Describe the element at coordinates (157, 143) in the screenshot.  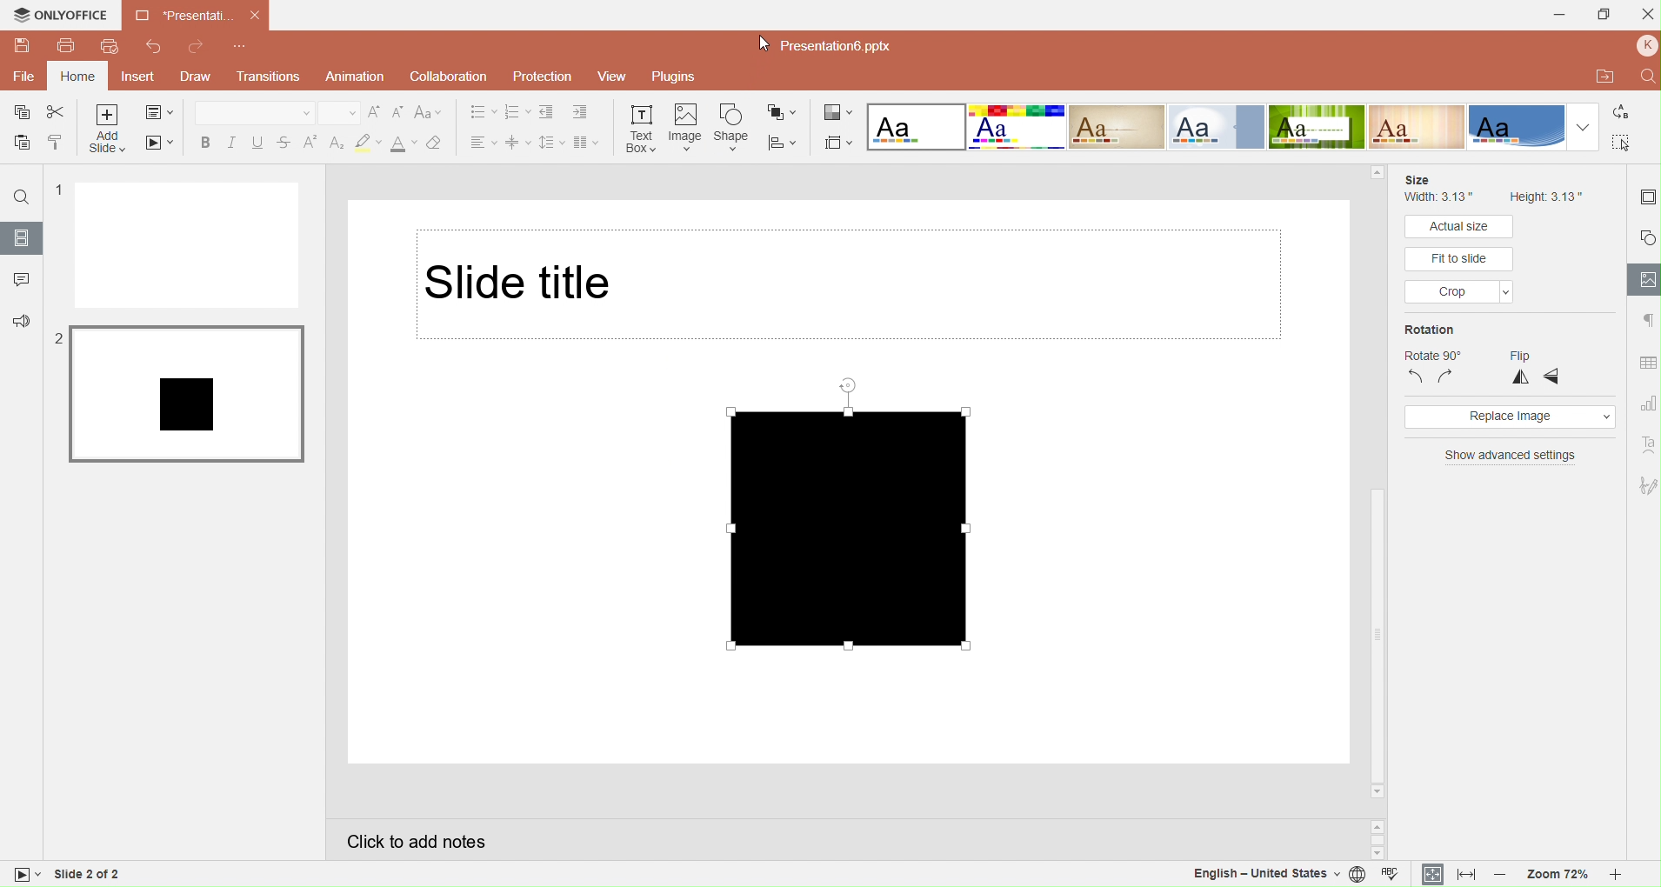
I see `Start slide show` at that location.